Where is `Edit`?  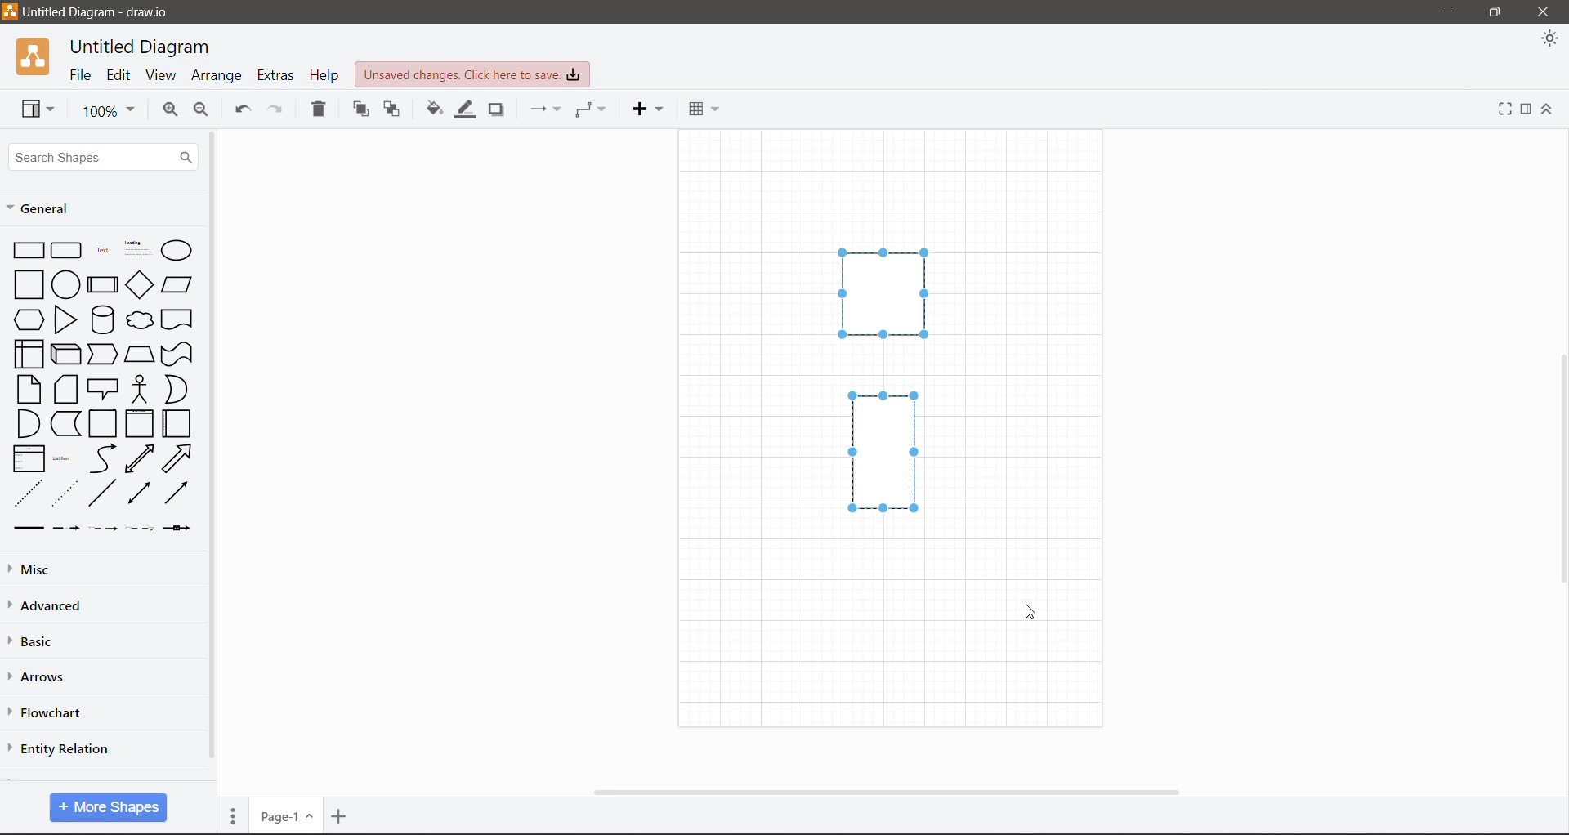
Edit is located at coordinates (119, 76).